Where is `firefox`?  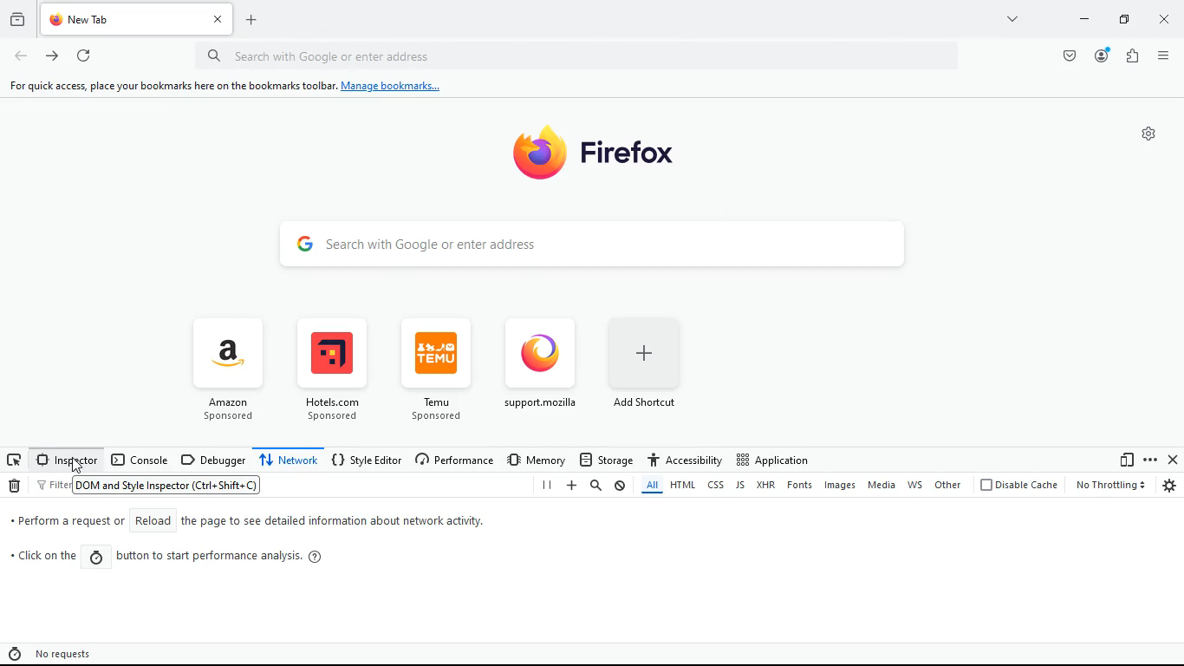
firefox is located at coordinates (621, 162).